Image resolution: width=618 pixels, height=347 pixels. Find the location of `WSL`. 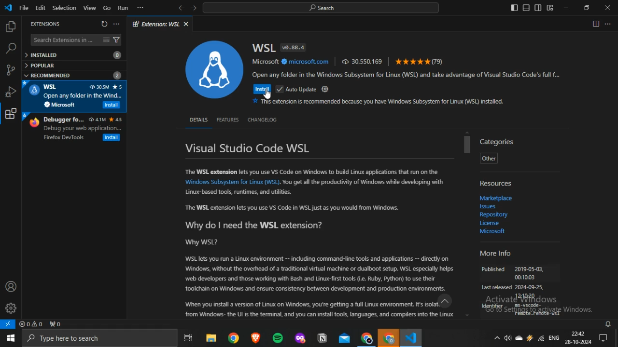

WSL is located at coordinates (50, 87).